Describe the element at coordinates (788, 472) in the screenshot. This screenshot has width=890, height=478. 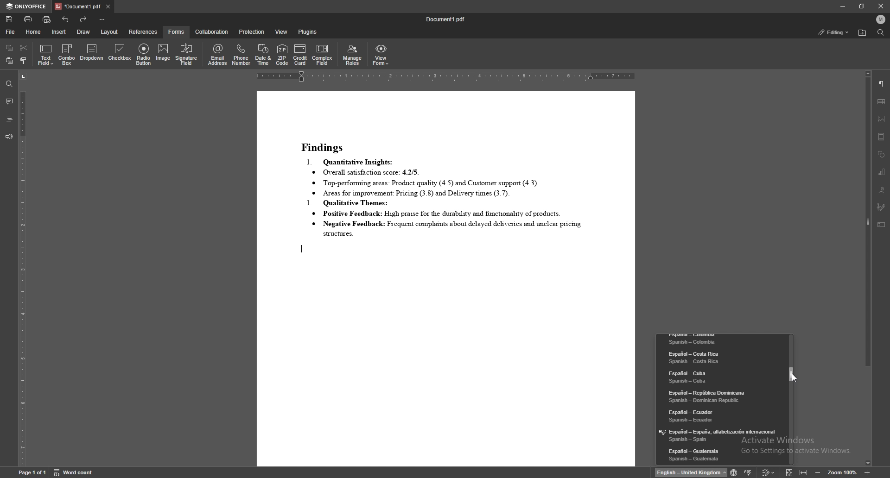
I see `fit to screen` at that location.